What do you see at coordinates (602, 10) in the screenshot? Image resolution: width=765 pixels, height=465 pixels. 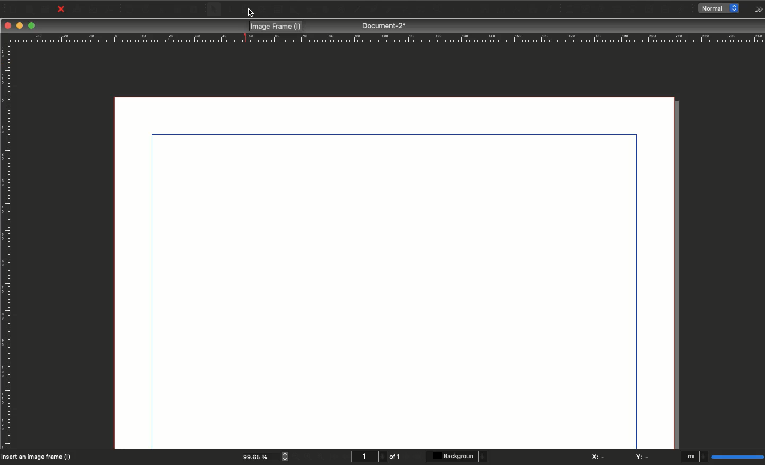 I see `PDF radio button` at bounding box center [602, 10].